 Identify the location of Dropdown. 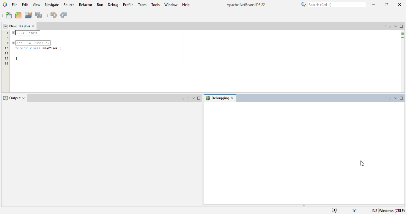
(194, 99).